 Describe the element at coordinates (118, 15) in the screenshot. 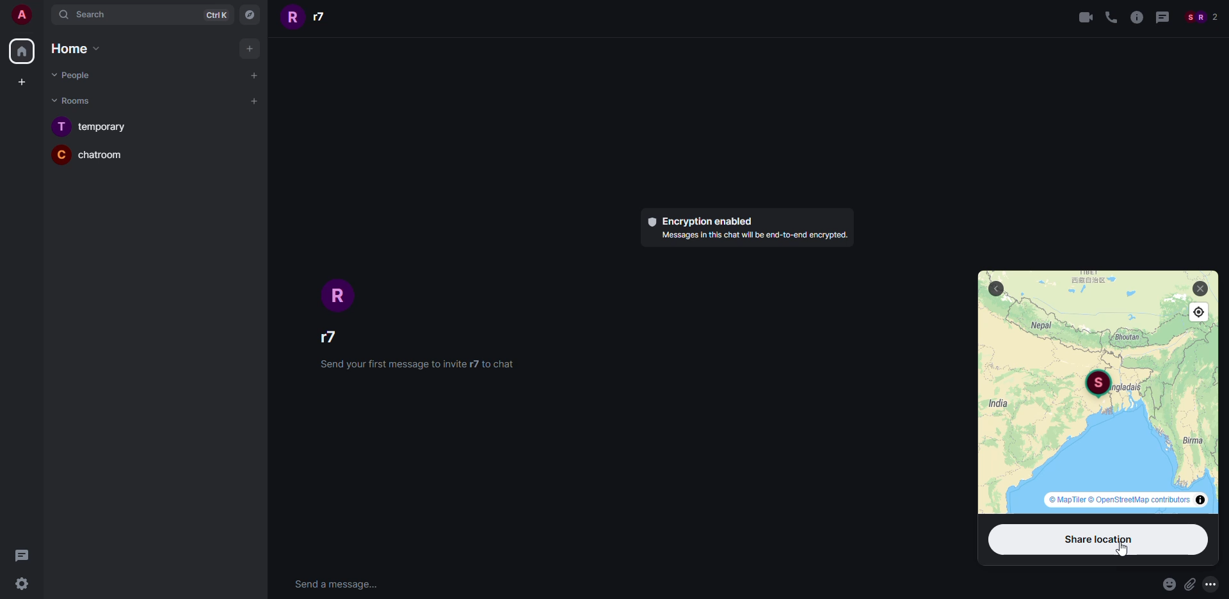

I see `Search` at that location.